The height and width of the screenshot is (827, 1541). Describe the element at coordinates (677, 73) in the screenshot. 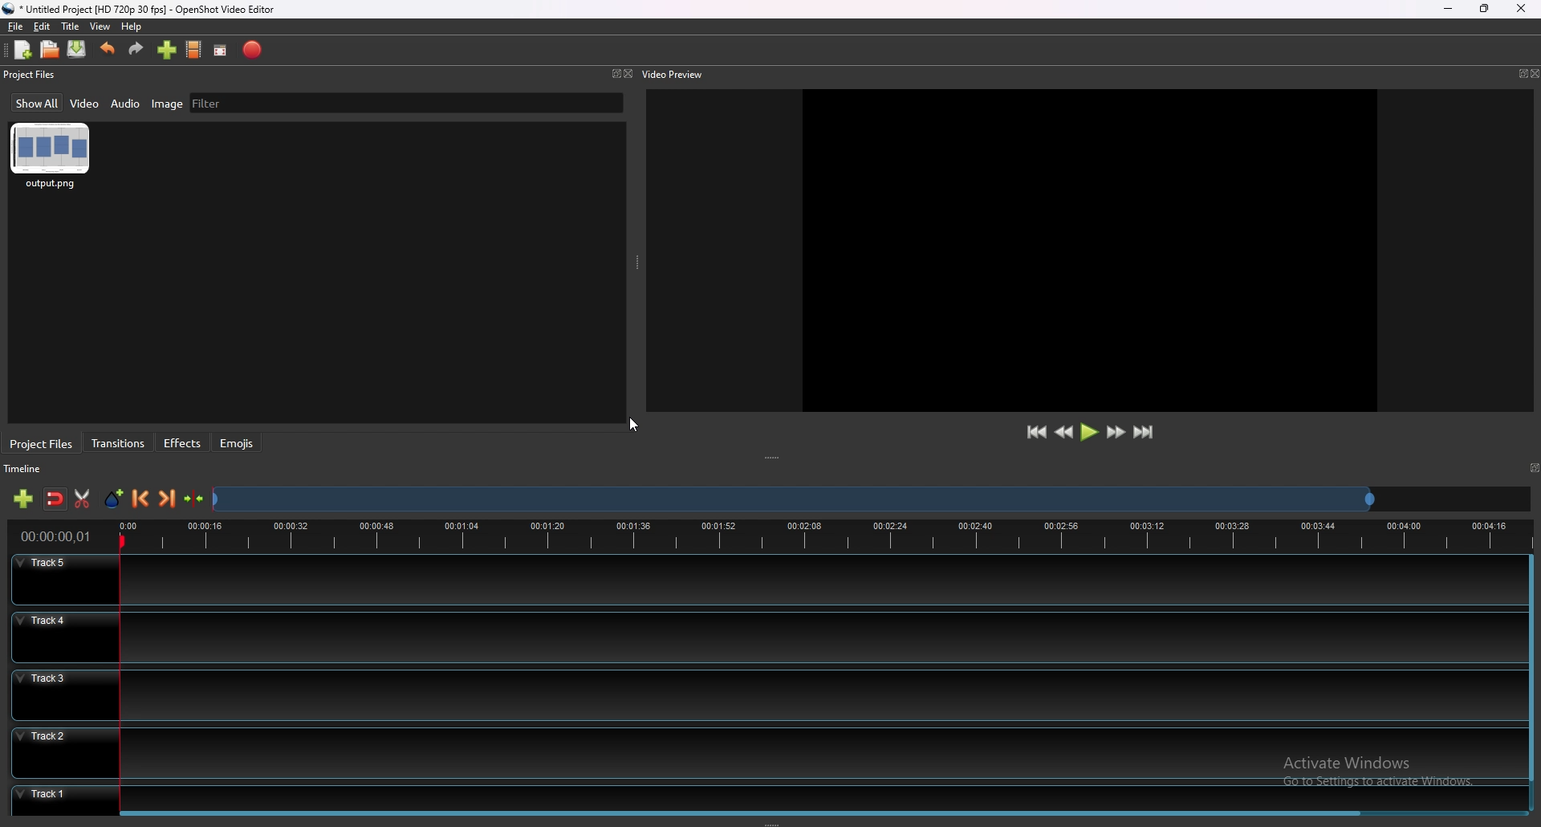

I see `video preview` at that location.